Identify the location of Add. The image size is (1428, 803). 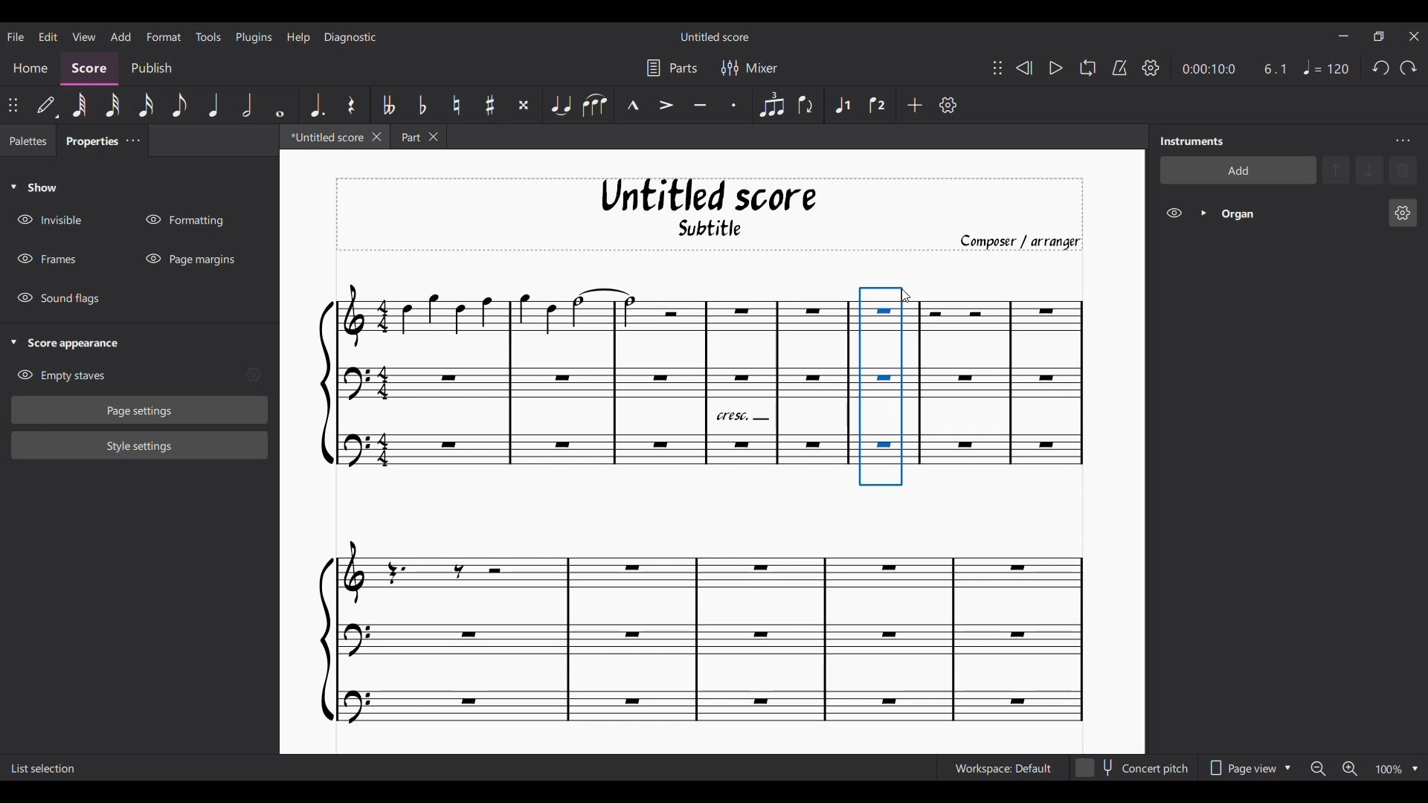
(914, 104).